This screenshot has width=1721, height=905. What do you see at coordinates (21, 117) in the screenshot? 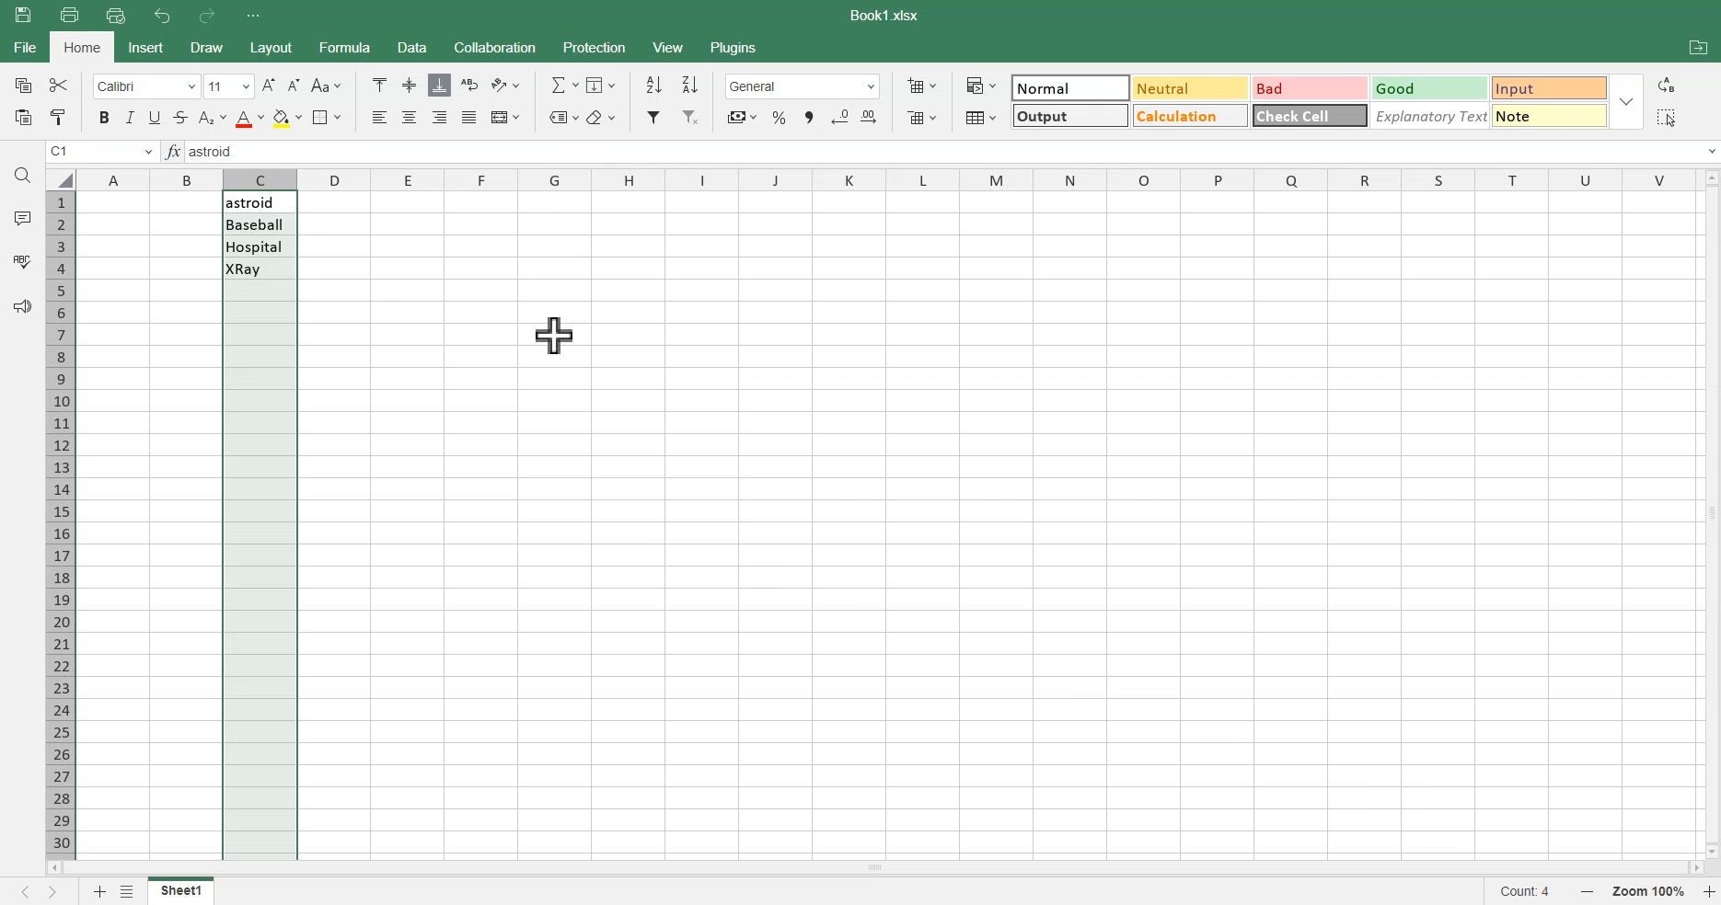
I see `Paste` at bounding box center [21, 117].